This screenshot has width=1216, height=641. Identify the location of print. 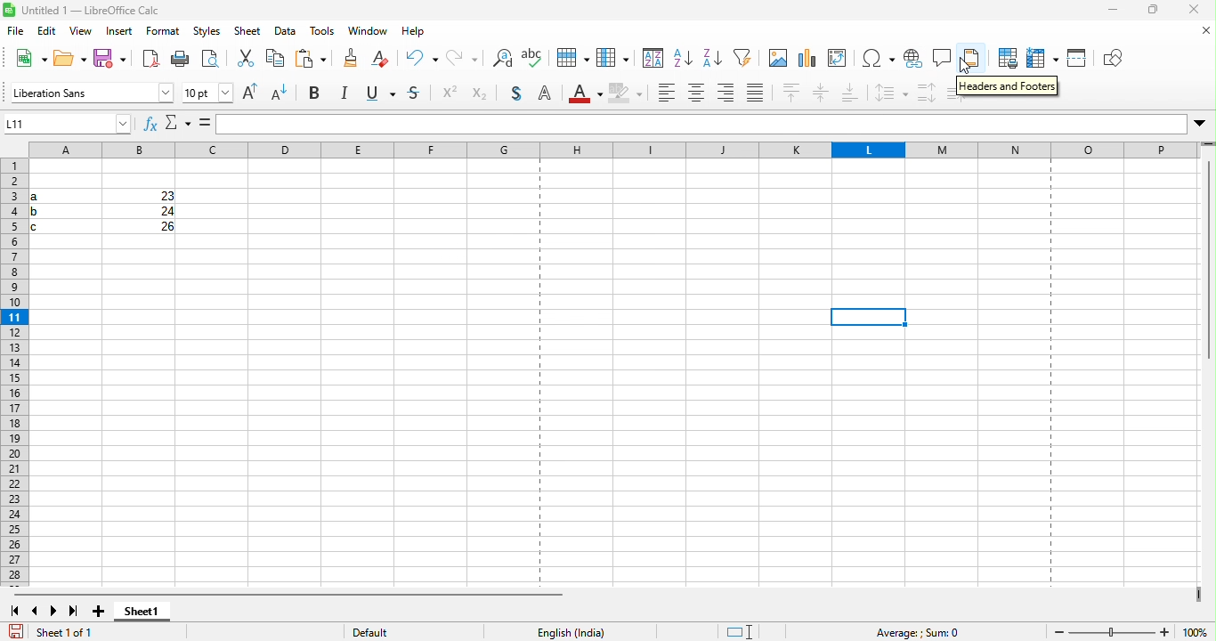
(178, 61).